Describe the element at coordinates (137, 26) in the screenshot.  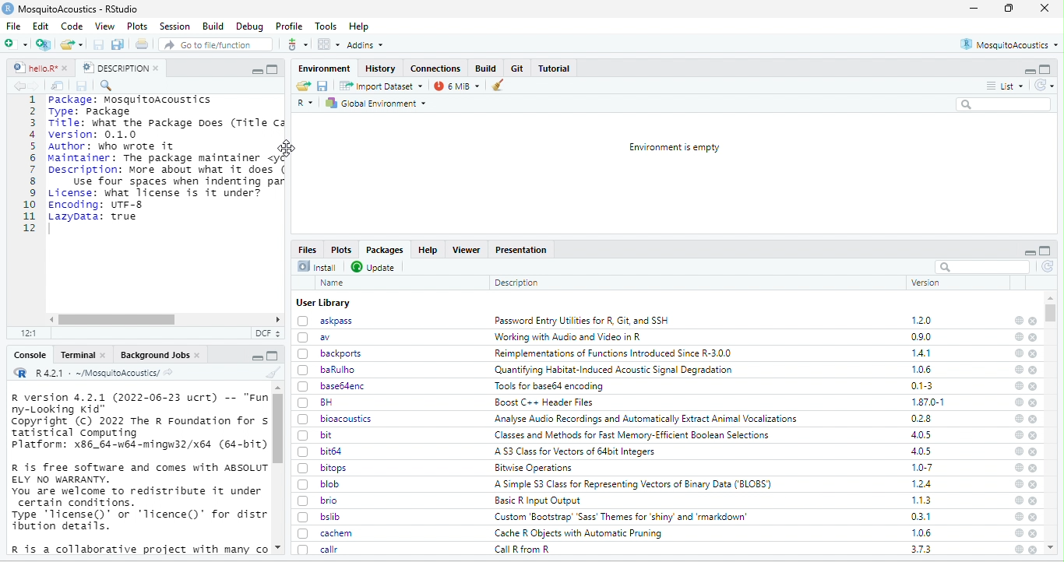
I see `Plots` at that location.